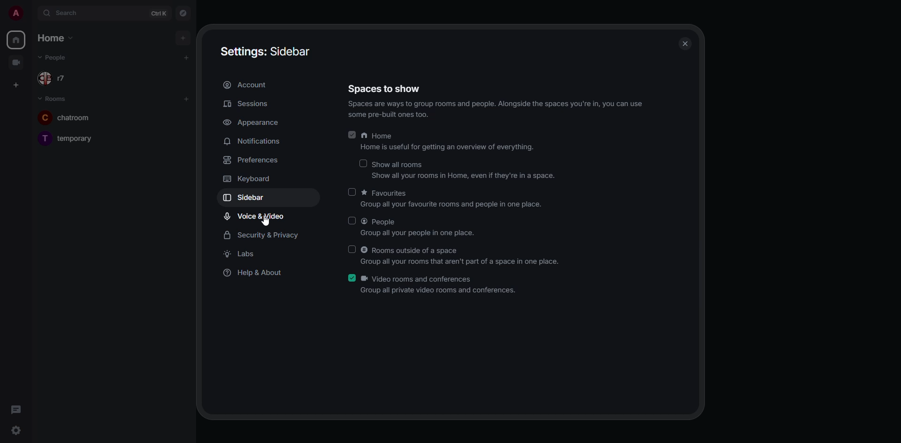 The image size is (901, 443). What do you see at coordinates (251, 178) in the screenshot?
I see `keyboard` at bounding box center [251, 178].